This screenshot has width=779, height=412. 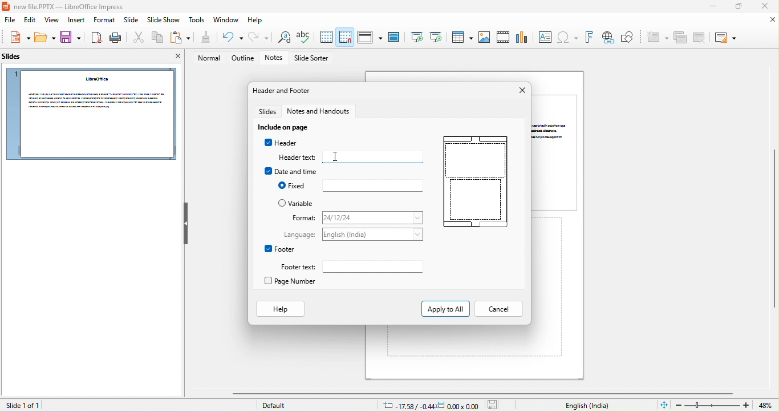 I want to click on format, so click(x=372, y=219).